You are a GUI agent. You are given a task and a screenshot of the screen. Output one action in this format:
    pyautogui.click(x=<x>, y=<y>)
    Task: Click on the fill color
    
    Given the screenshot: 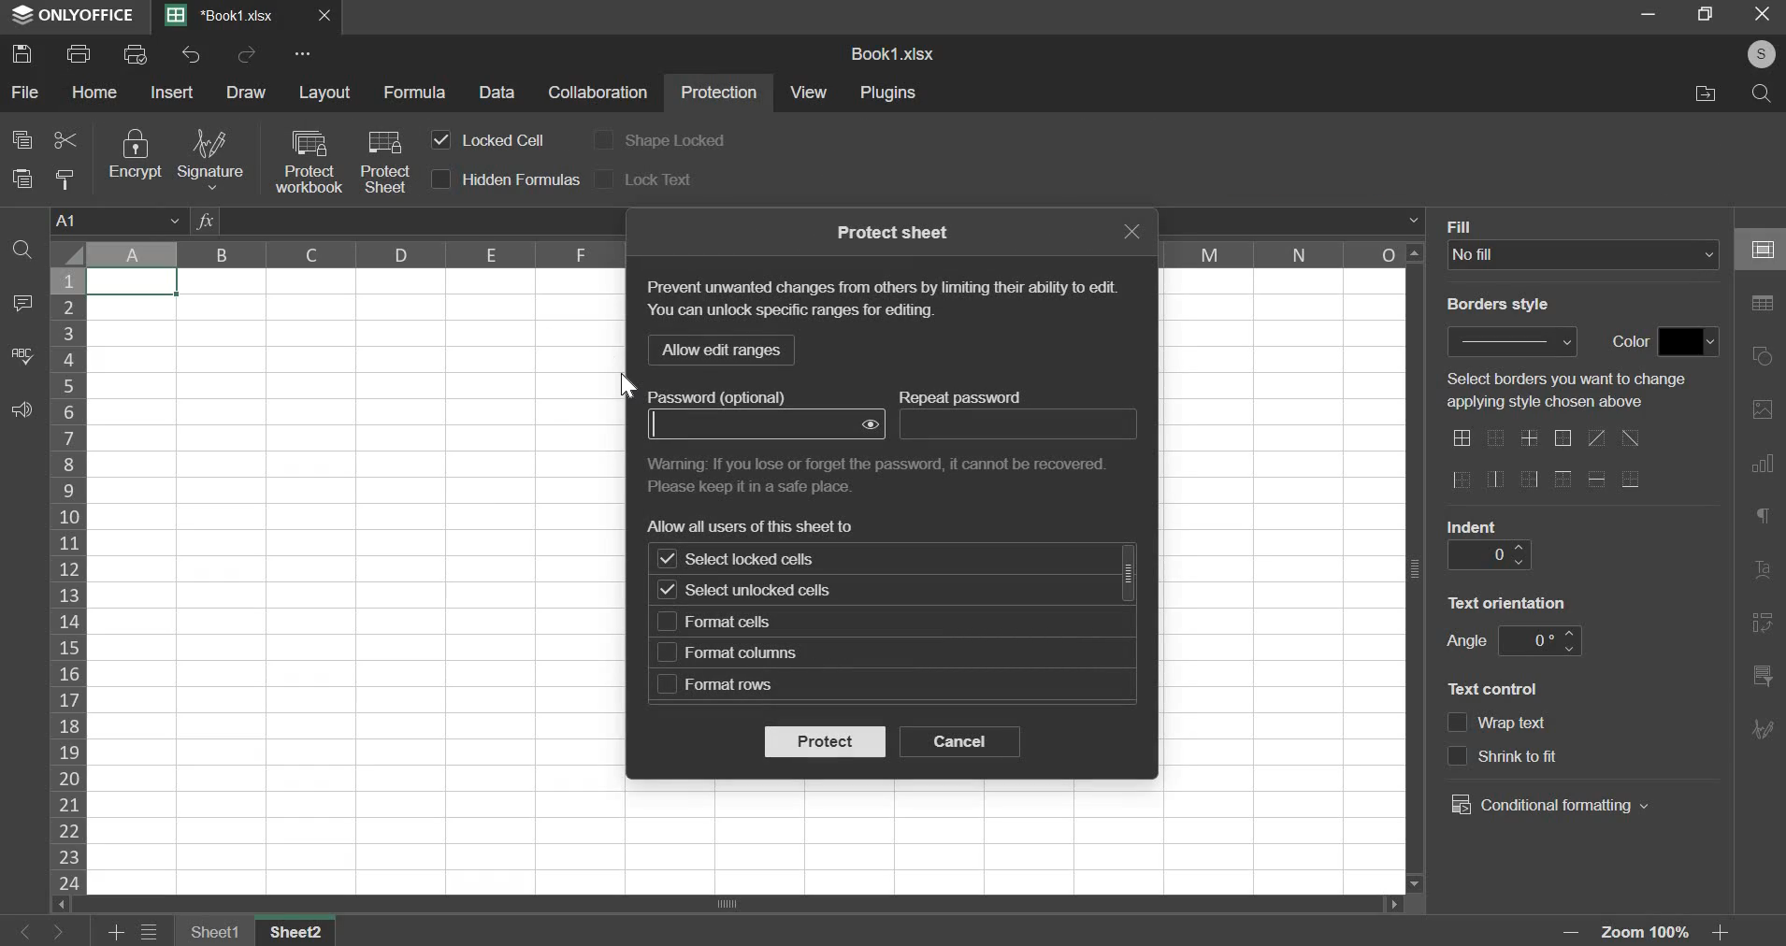 What is the action you would take?
    pyautogui.click(x=1689, y=341)
    